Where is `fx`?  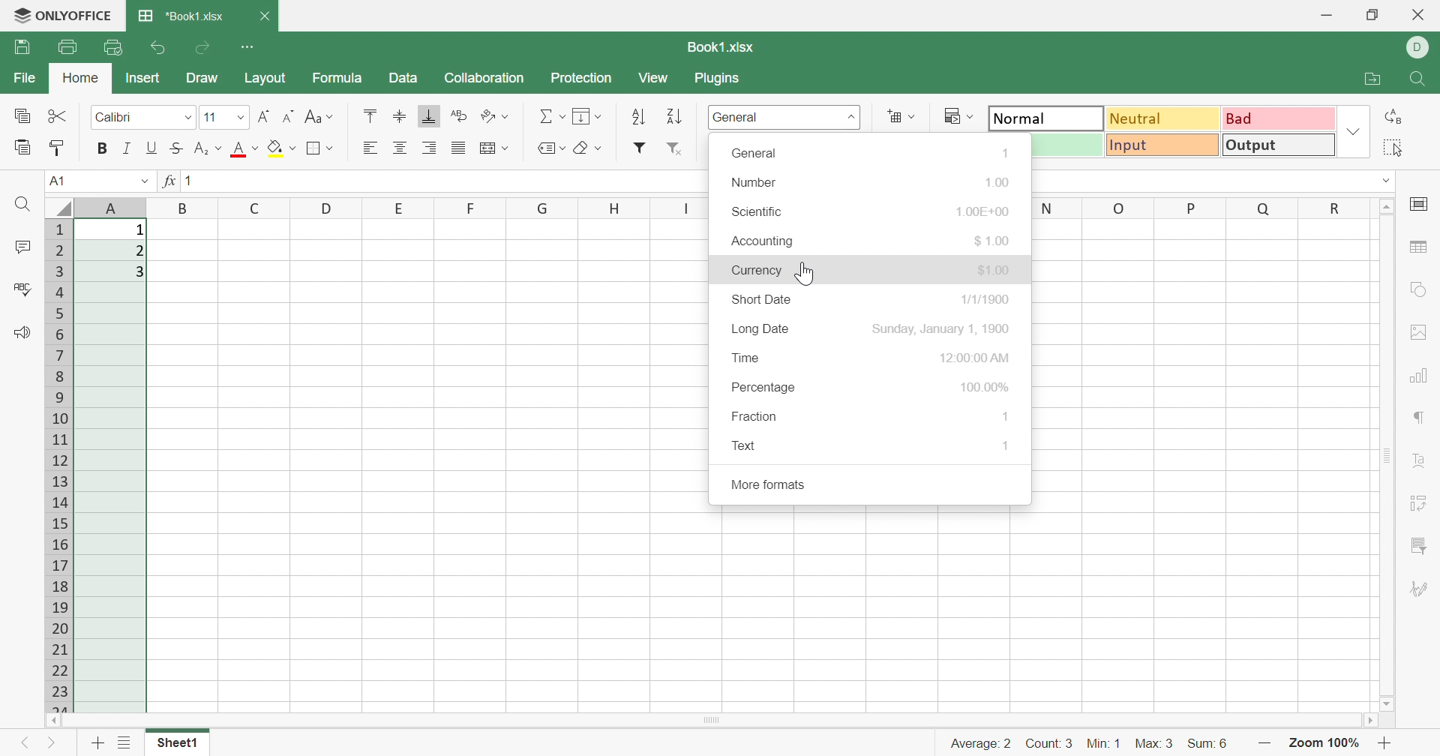 fx is located at coordinates (167, 181).